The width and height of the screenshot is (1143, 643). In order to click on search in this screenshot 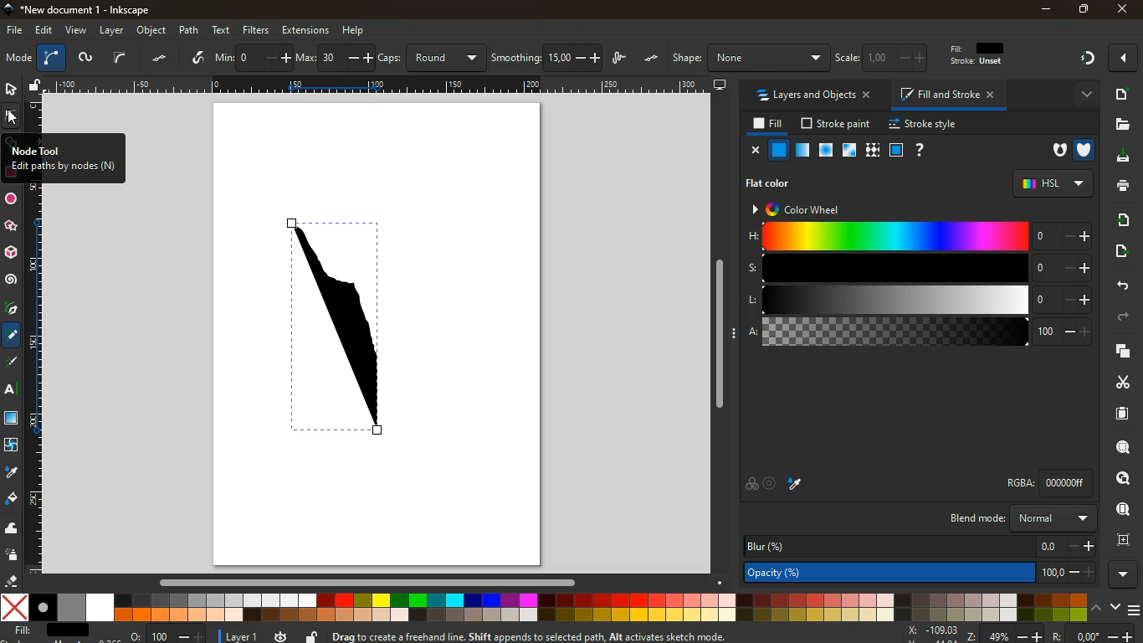, I will do `click(1120, 447)`.